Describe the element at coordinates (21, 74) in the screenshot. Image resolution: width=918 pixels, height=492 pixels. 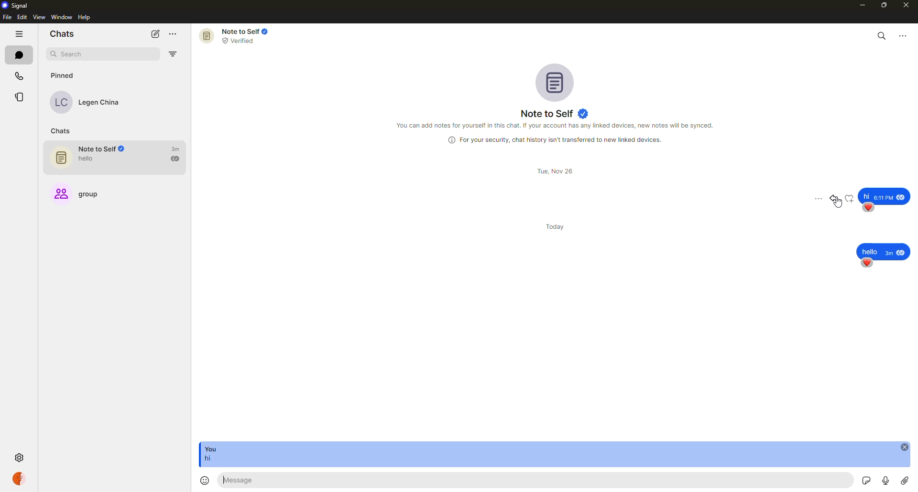
I see `calls` at that location.